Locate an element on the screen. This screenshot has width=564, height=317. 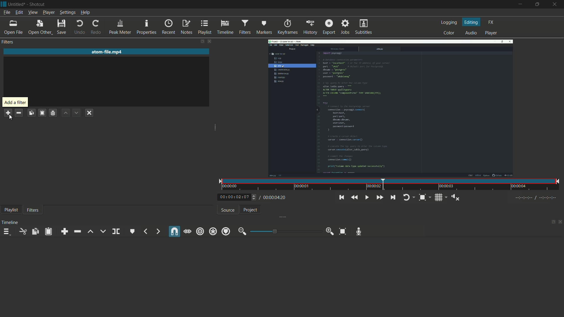
source is located at coordinates (229, 210).